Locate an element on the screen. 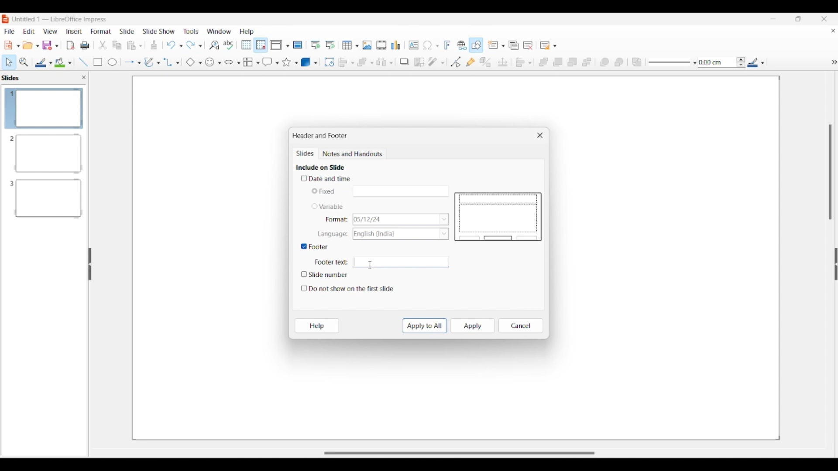 The height and width of the screenshot is (471, 838). Tools menu is located at coordinates (191, 31).